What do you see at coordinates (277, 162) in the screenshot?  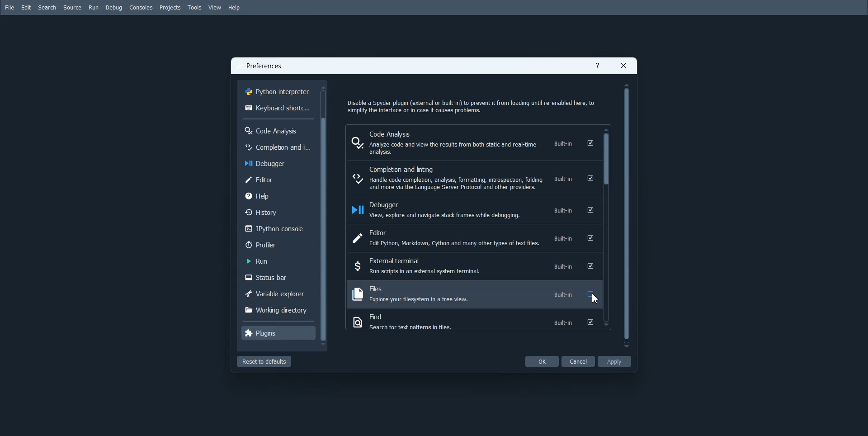 I see `Debugger` at bounding box center [277, 162].